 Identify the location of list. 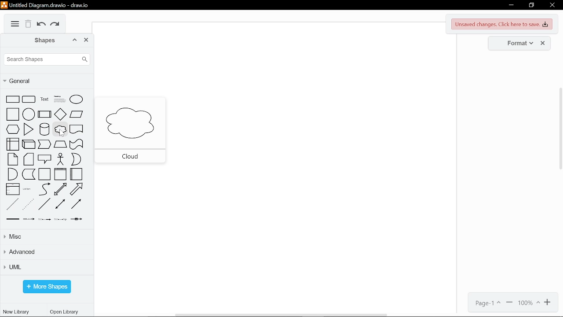
(13, 189).